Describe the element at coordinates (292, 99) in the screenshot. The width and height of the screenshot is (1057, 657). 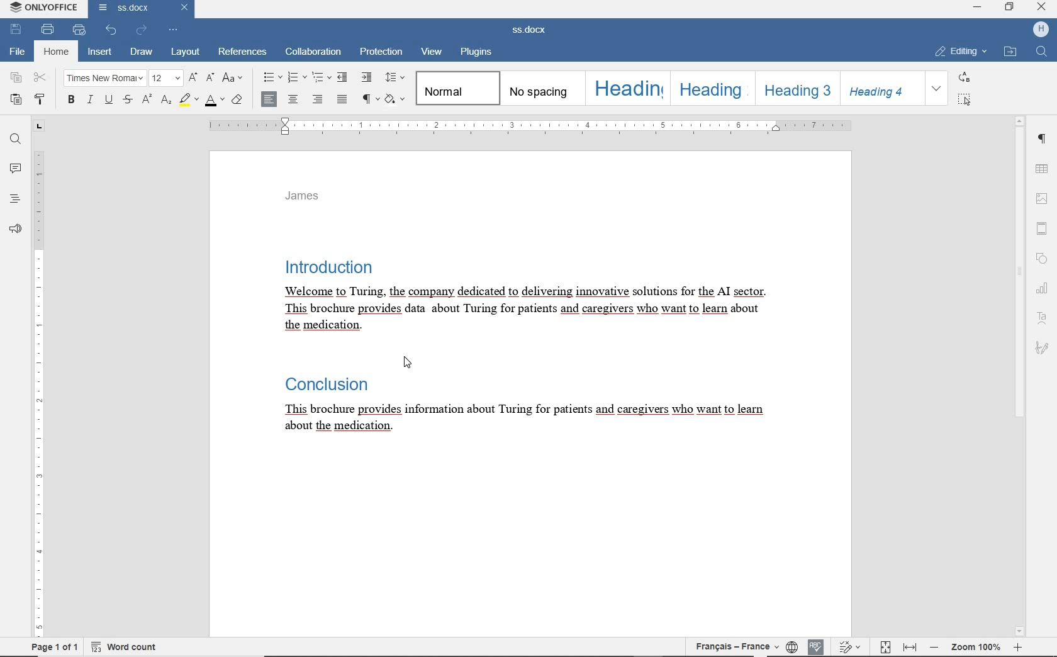
I see `ALIGN CENTER` at that location.